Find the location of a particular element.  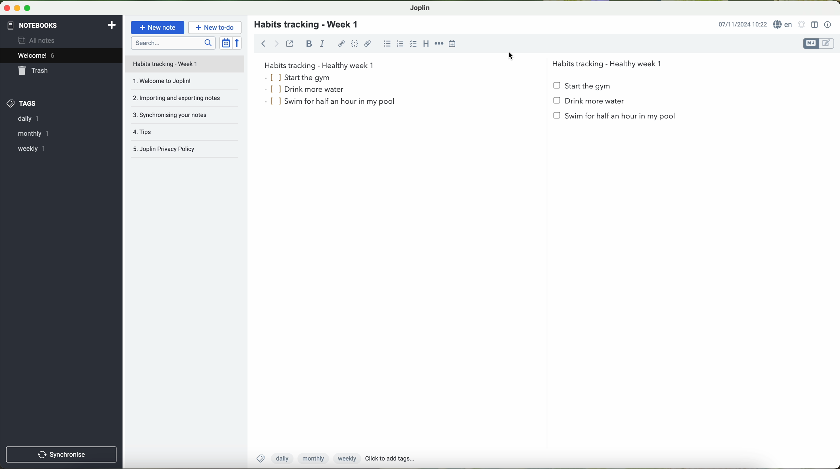

file title is located at coordinates (185, 64).